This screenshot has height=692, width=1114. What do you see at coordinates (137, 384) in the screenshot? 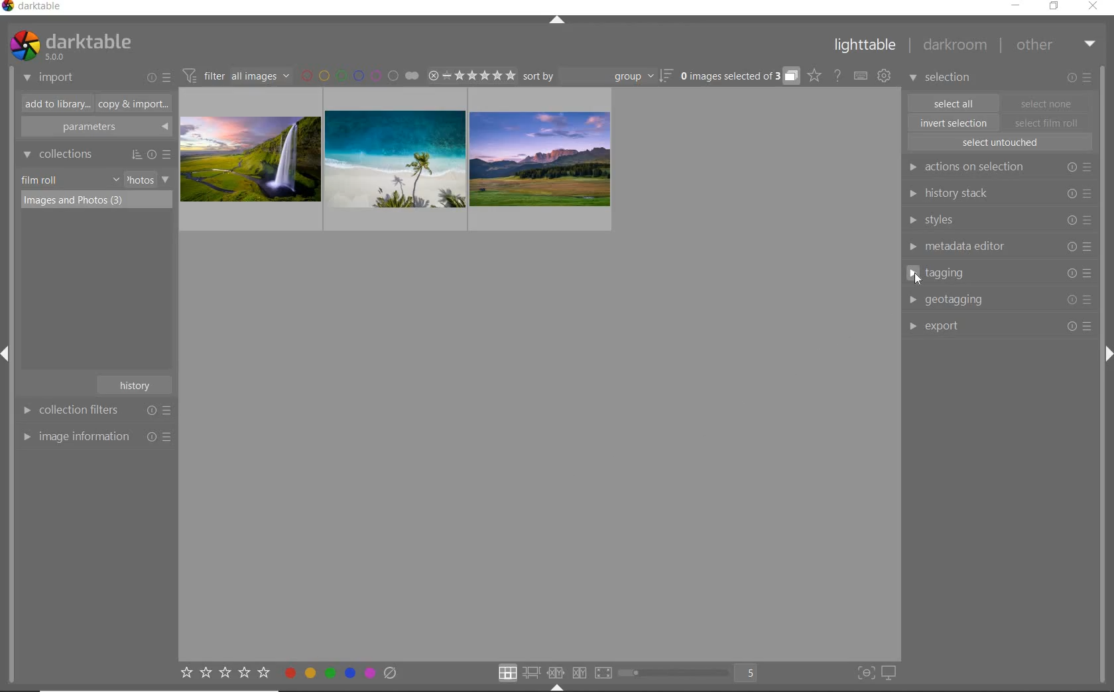
I see `history` at bounding box center [137, 384].